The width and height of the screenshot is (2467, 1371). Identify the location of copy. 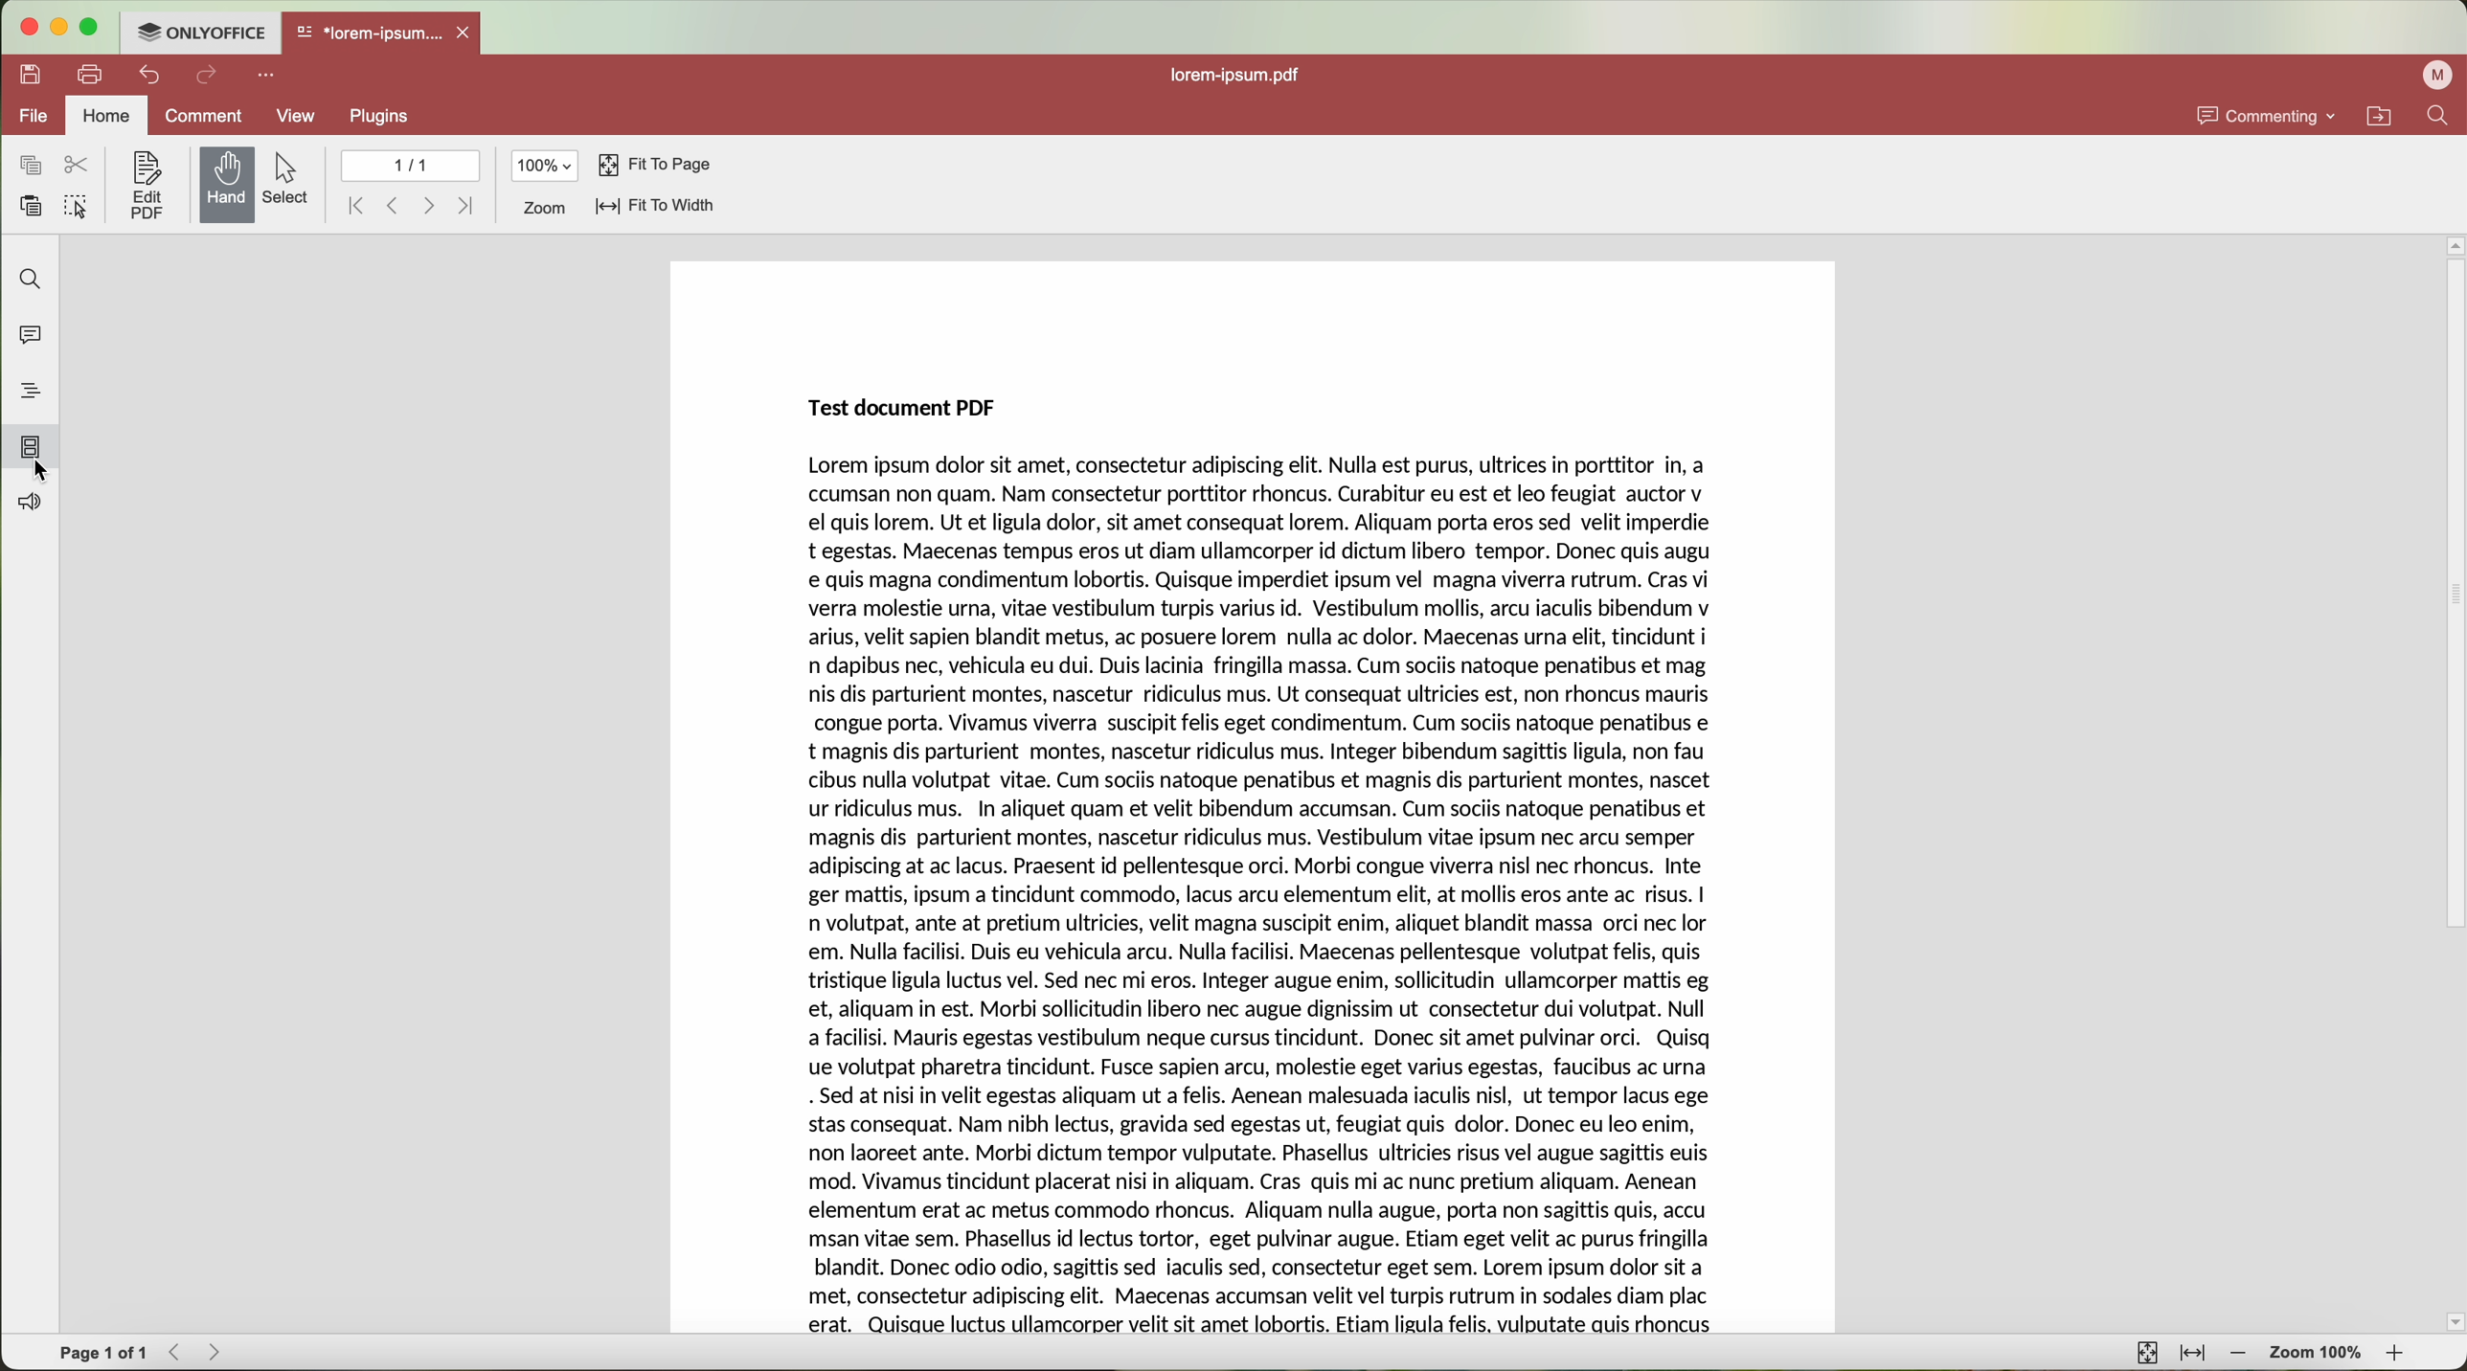
(26, 165).